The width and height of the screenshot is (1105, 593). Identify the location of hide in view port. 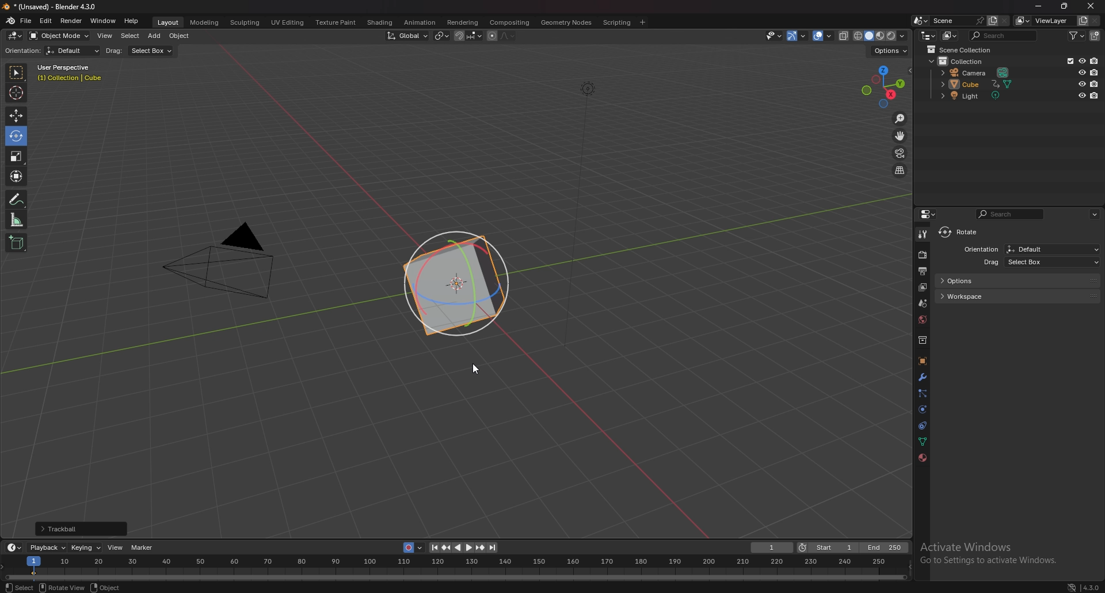
(1083, 72).